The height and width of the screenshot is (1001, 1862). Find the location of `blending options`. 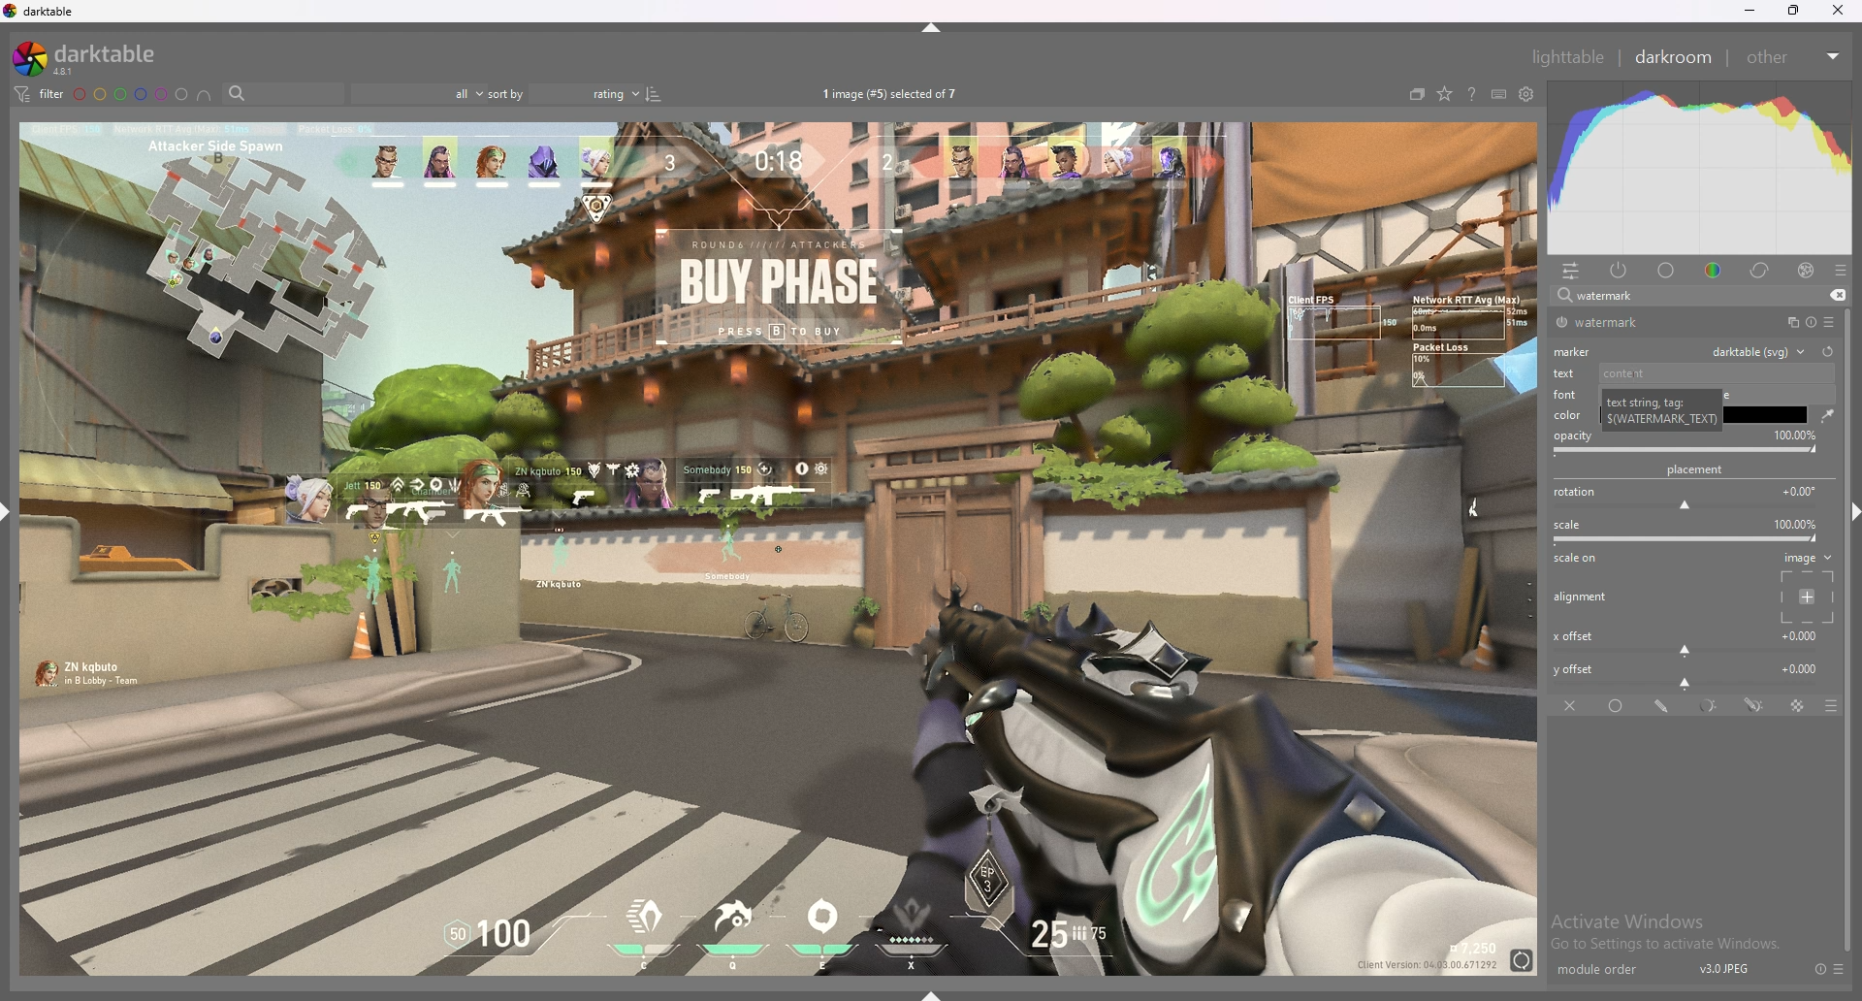

blending options is located at coordinates (1821, 706).